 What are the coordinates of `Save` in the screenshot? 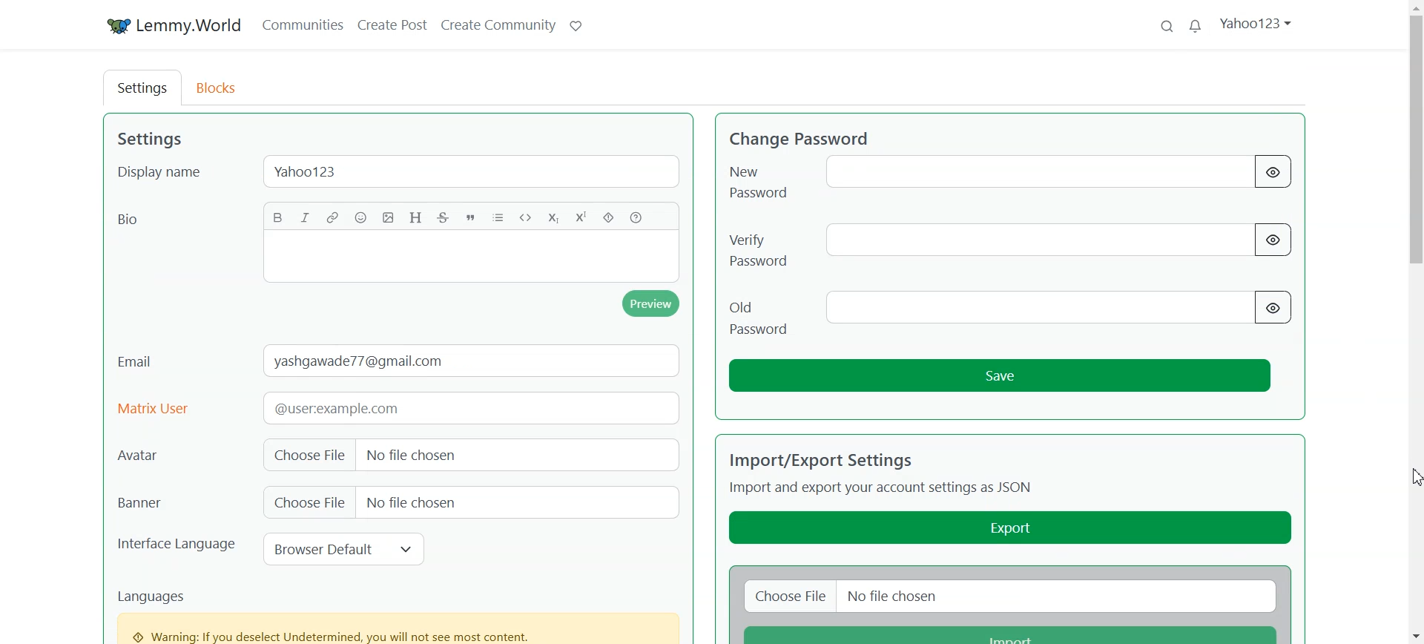 It's located at (1001, 376).